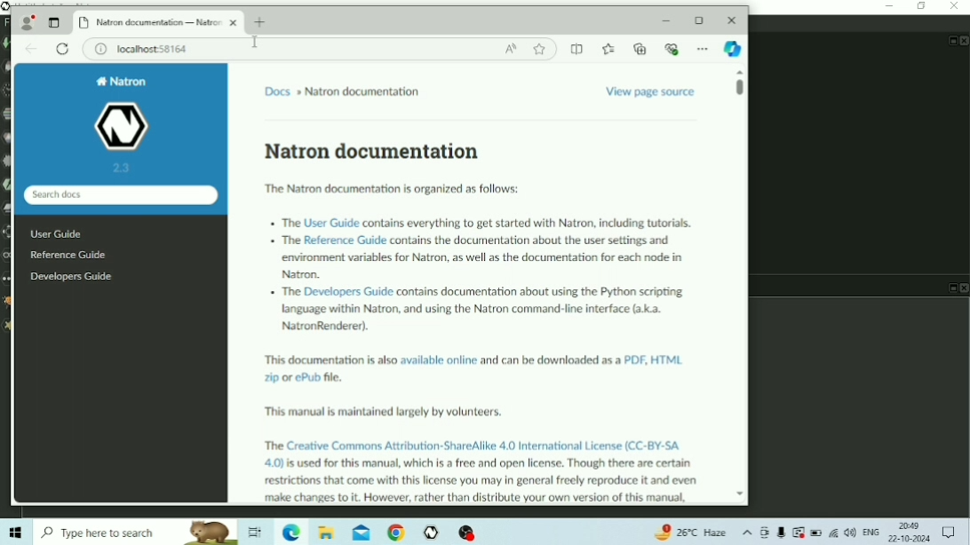 The image size is (970, 545). I want to click on Close Pane, so click(964, 288).